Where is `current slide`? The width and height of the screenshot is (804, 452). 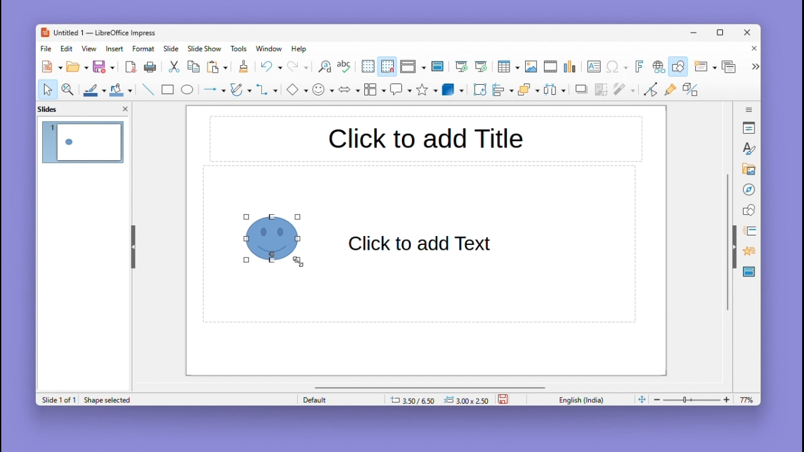
current slide is located at coordinates (84, 144).